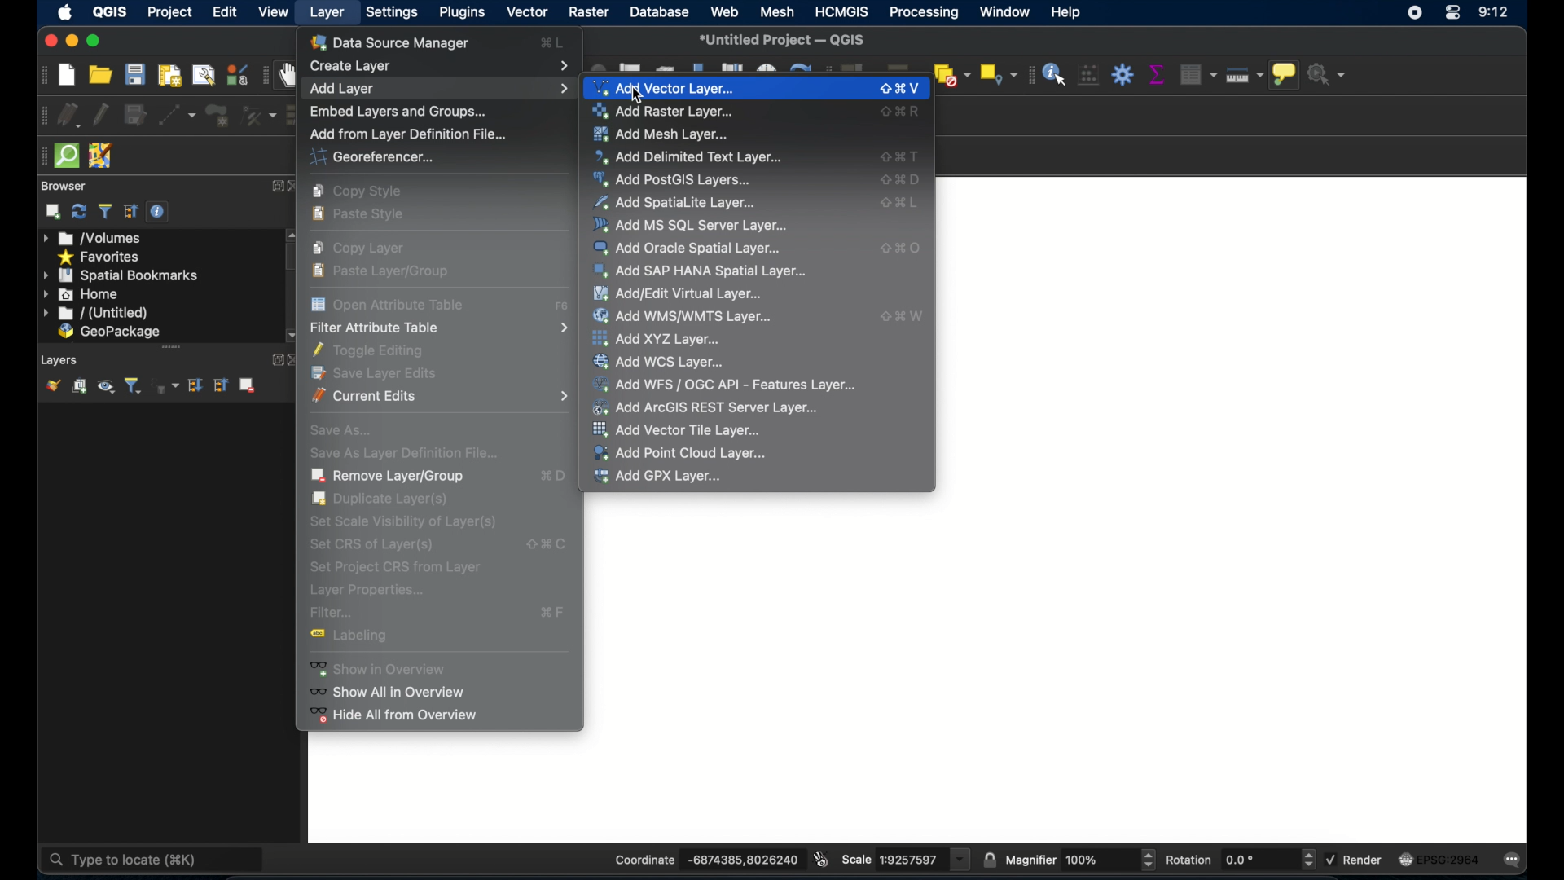 The image size is (1564, 880). I want to click on enable/disable properties widget, so click(160, 214).